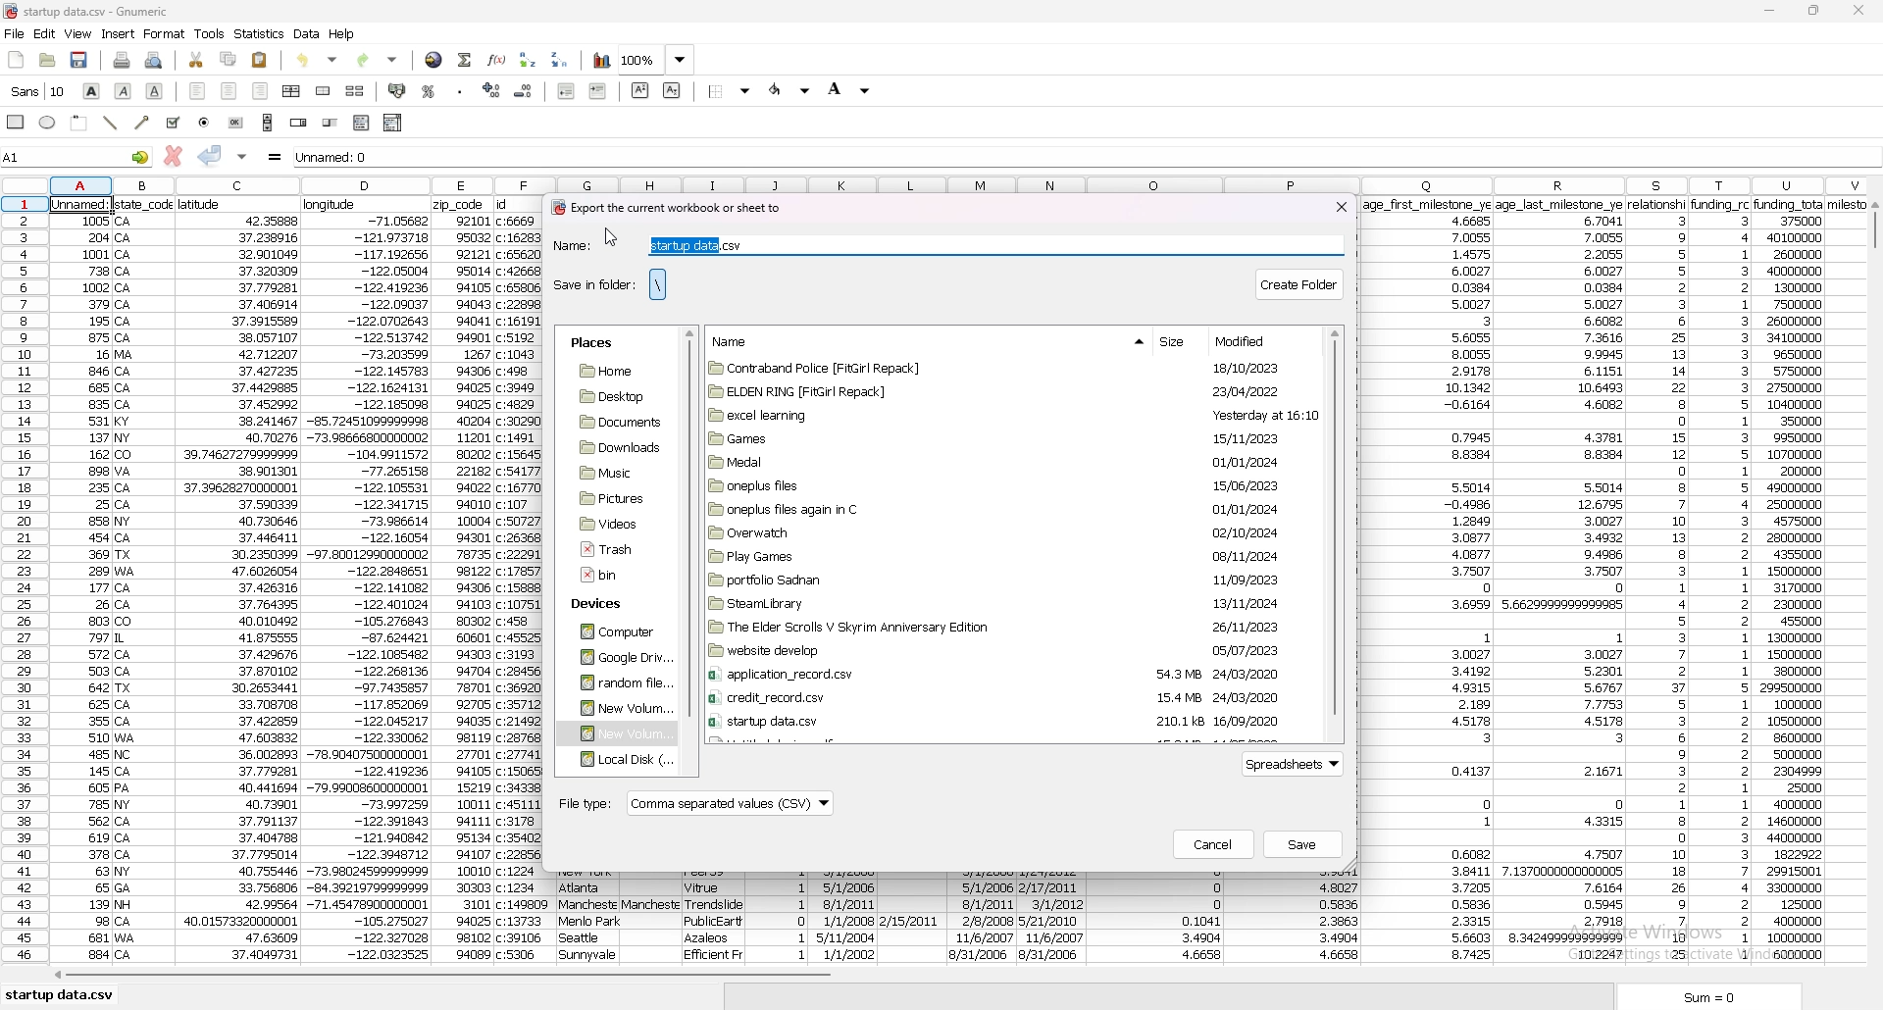 Image resolution: width=1883 pixels, height=1010 pixels. What do you see at coordinates (49, 61) in the screenshot?
I see `open` at bounding box center [49, 61].